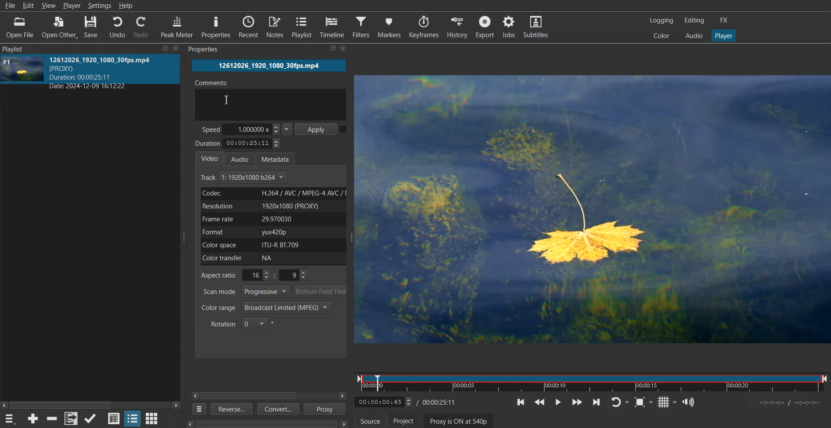  Describe the element at coordinates (325, 409) in the screenshot. I see `Proxy` at that location.